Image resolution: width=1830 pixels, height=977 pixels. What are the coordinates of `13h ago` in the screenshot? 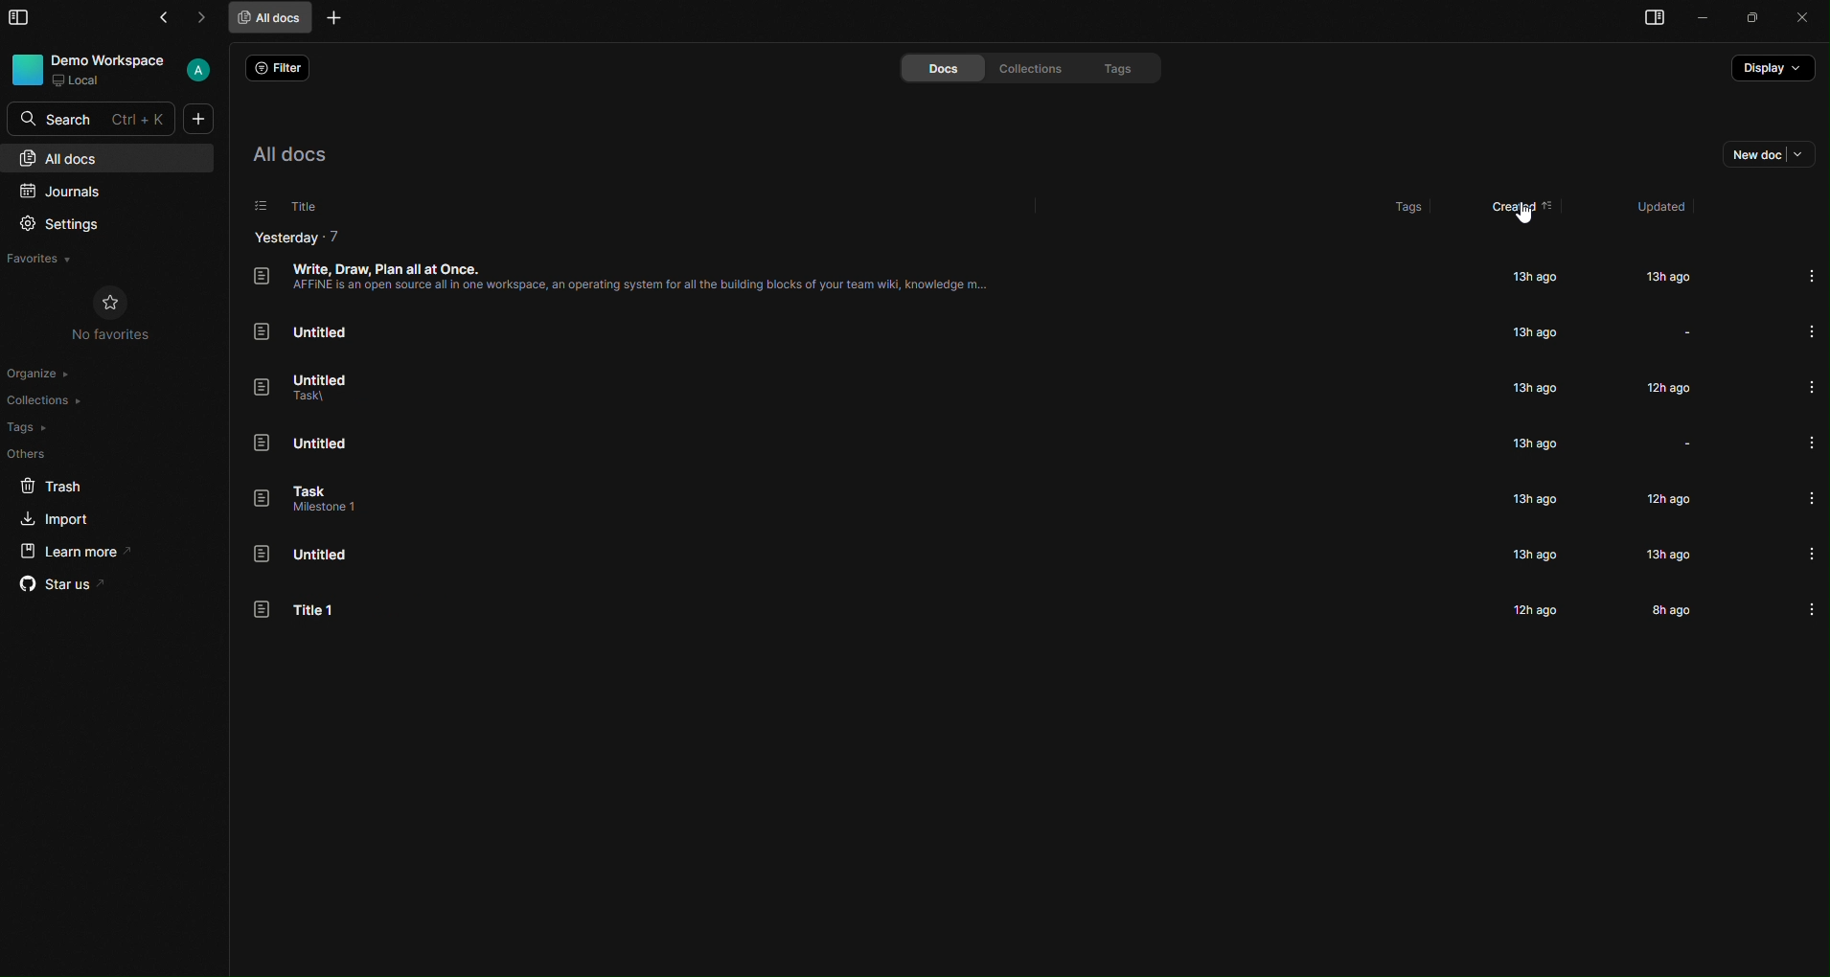 It's located at (1665, 277).